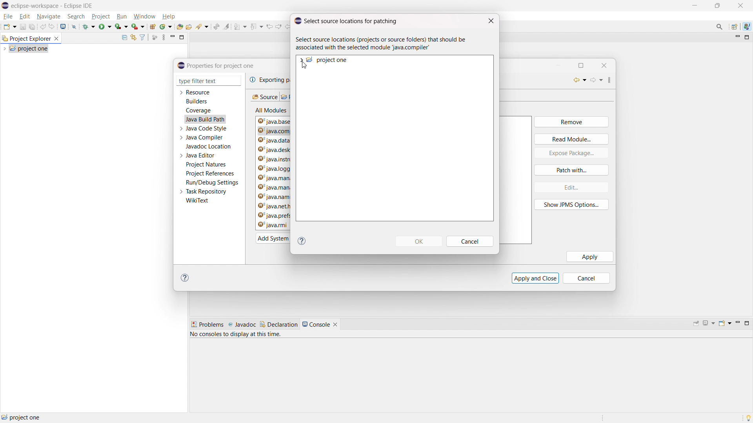 The height and width of the screenshot is (423, 753). What do you see at coordinates (133, 38) in the screenshot?
I see `link to editor` at bounding box center [133, 38].